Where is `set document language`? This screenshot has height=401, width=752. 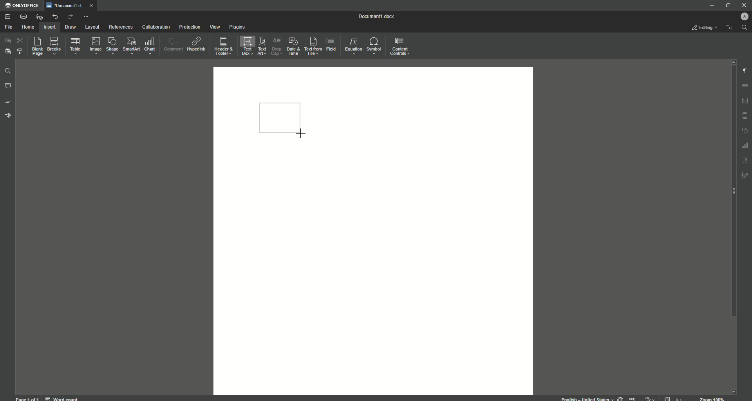 set document language is located at coordinates (620, 398).